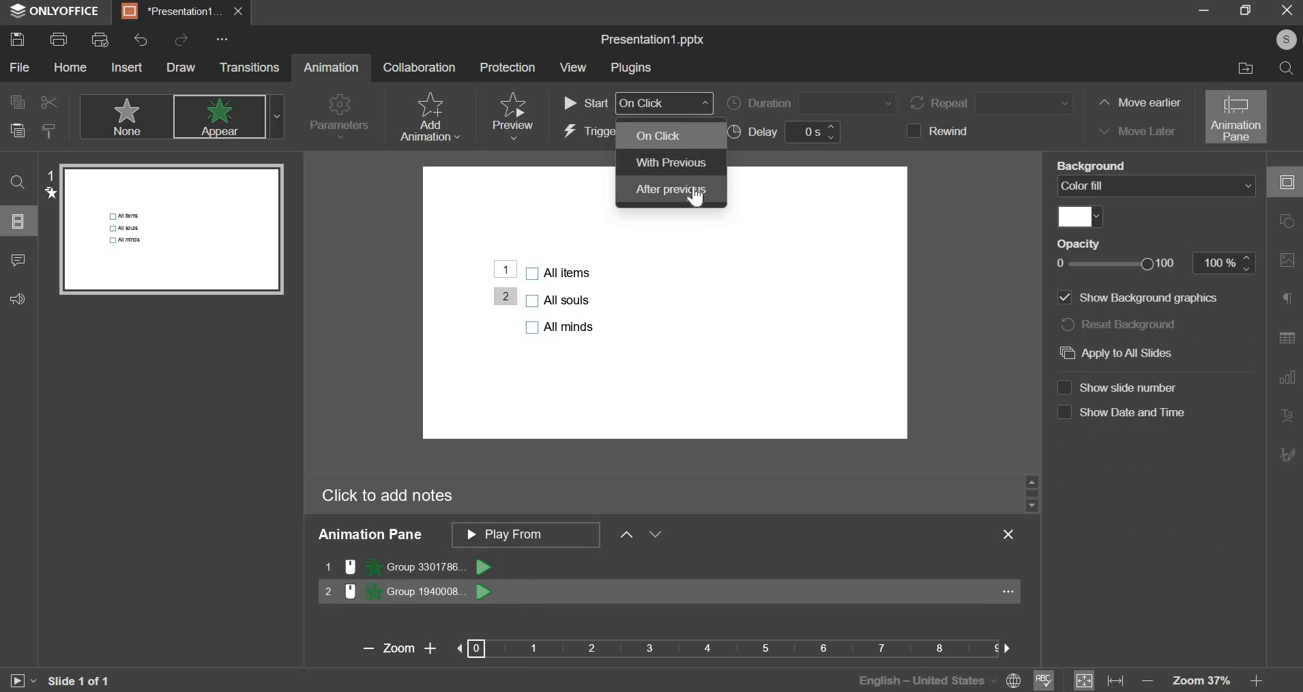 This screenshot has height=692, width=1303. I want to click on slide, so click(20, 221).